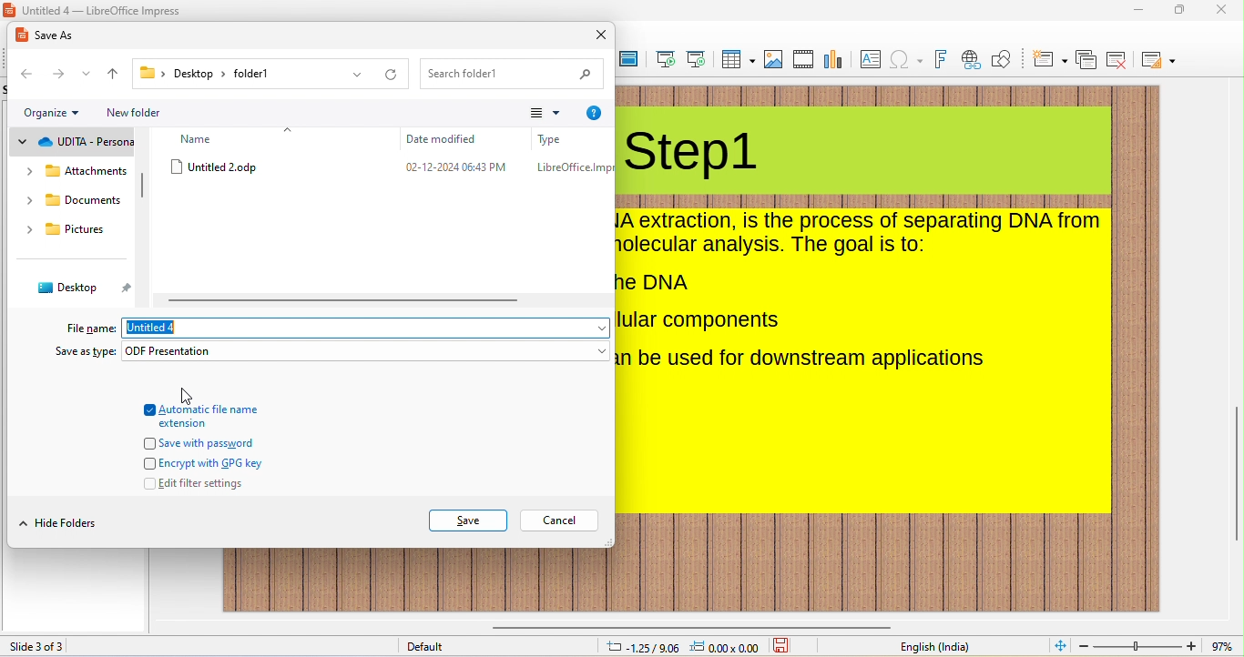 Image resolution: width=1244 pixels, height=657 pixels. Describe the element at coordinates (872, 61) in the screenshot. I see `textbox` at that location.